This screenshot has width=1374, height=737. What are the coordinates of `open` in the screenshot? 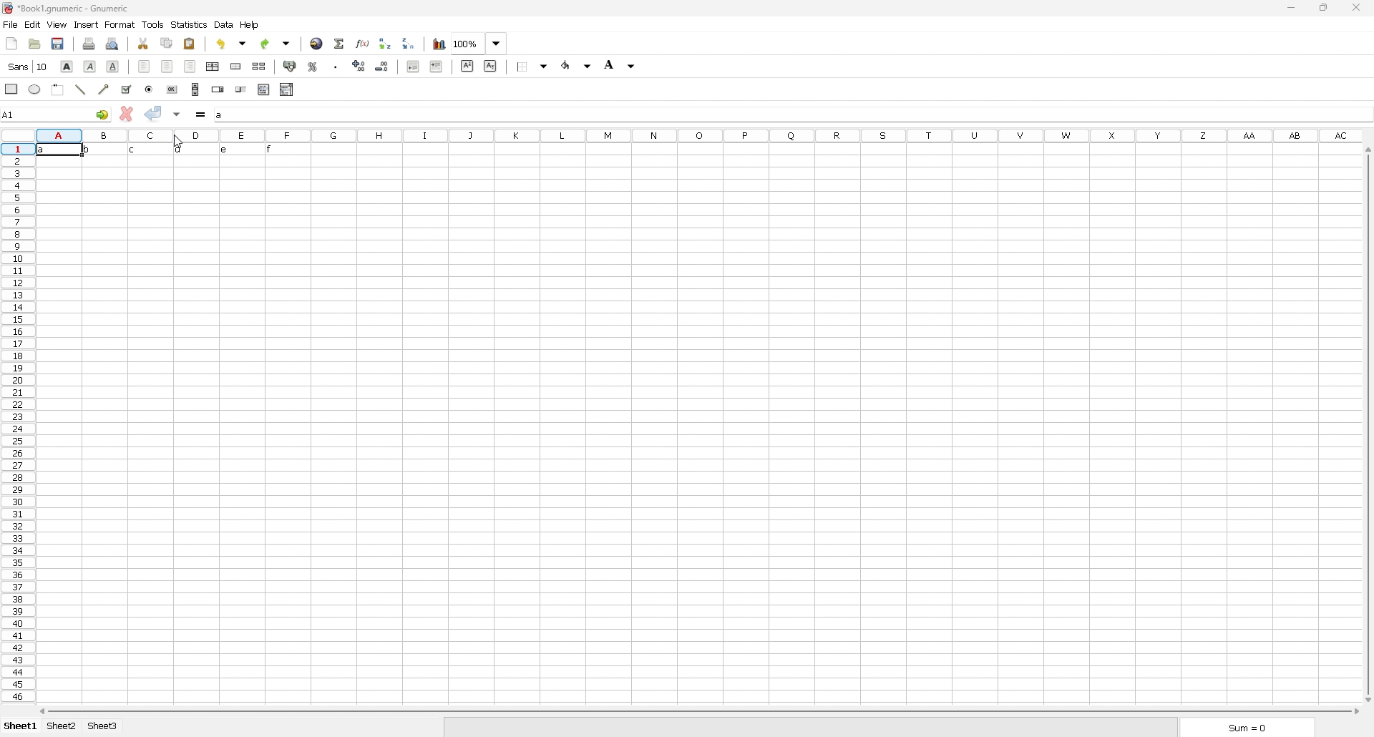 It's located at (34, 43).